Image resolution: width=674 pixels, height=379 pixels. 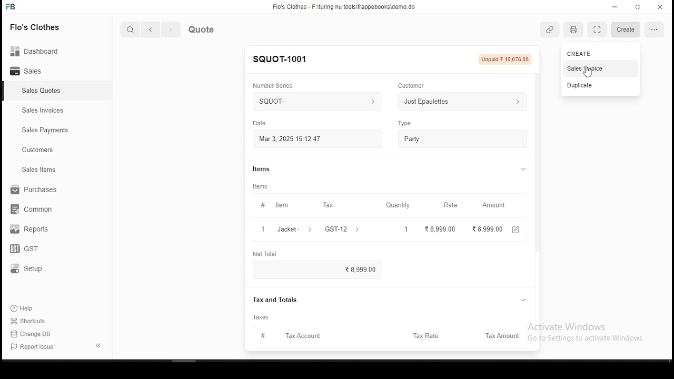 I want to click on report issues, so click(x=34, y=347).